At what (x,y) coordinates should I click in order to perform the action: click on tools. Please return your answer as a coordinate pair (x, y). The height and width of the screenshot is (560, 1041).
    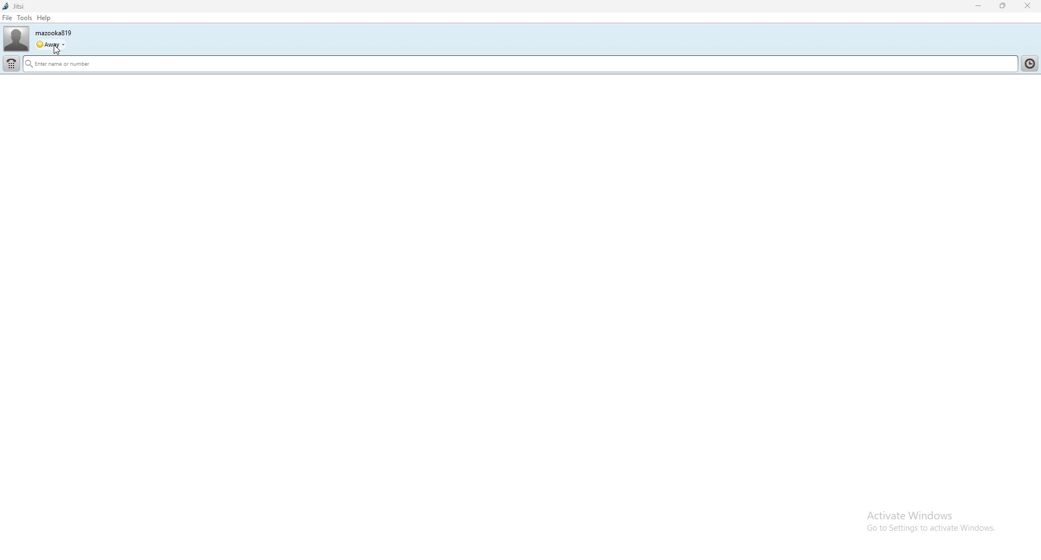
    Looking at the image, I should click on (24, 17).